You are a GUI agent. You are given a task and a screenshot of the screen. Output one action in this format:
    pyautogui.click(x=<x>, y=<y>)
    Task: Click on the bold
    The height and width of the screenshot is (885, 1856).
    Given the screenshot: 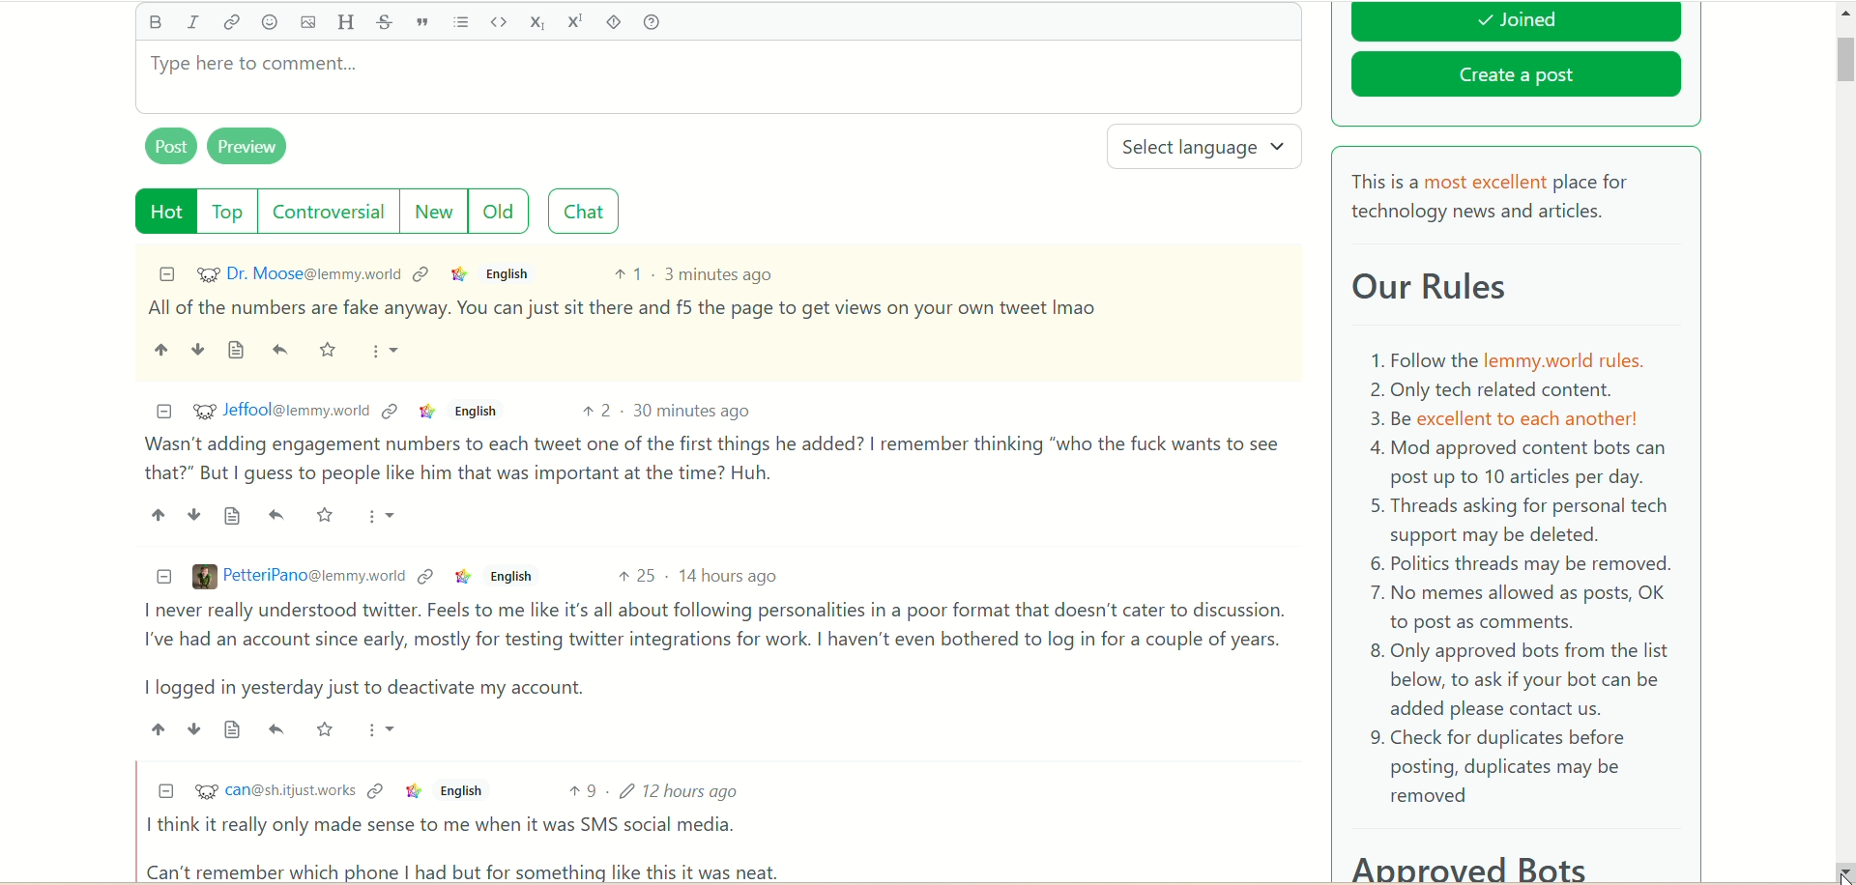 What is the action you would take?
    pyautogui.click(x=154, y=21)
    